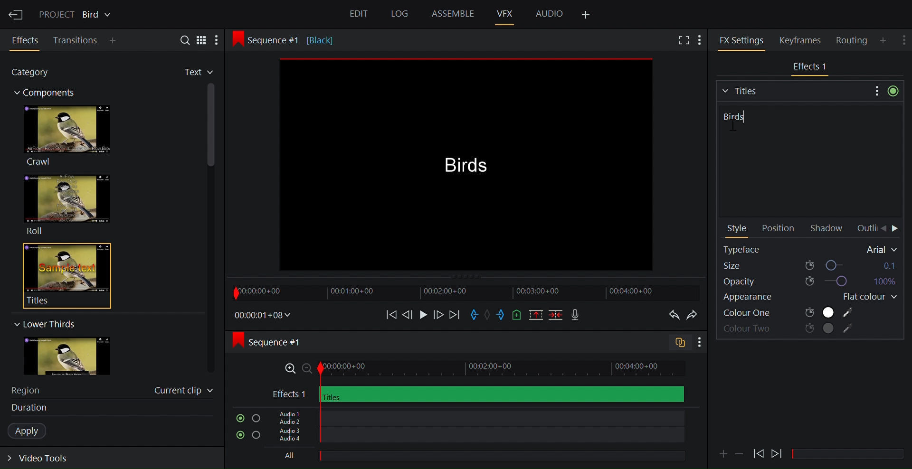 Image resolution: width=912 pixels, height=469 pixels. What do you see at coordinates (549, 13) in the screenshot?
I see `Audio` at bounding box center [549, 13].